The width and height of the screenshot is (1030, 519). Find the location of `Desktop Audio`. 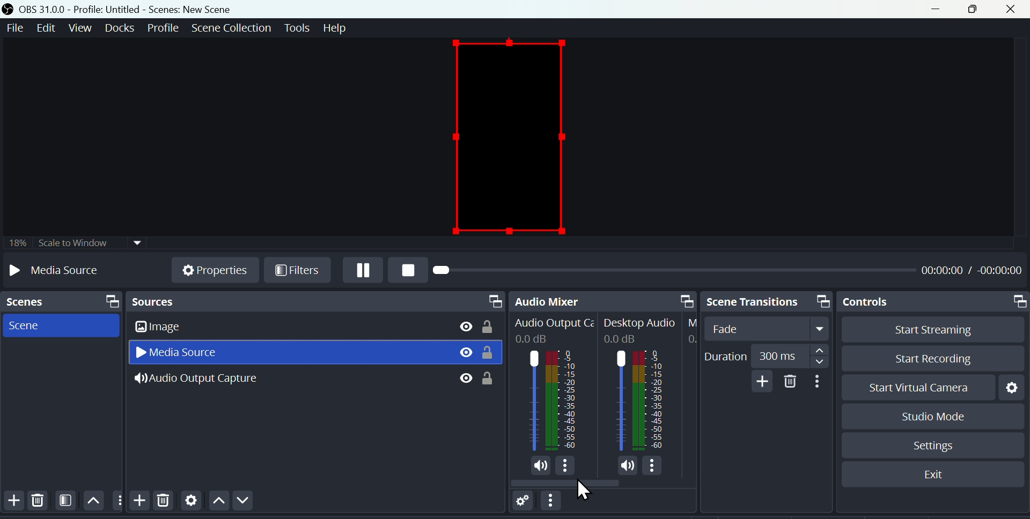

Desktop Audio is located at coordinates (641, 324).